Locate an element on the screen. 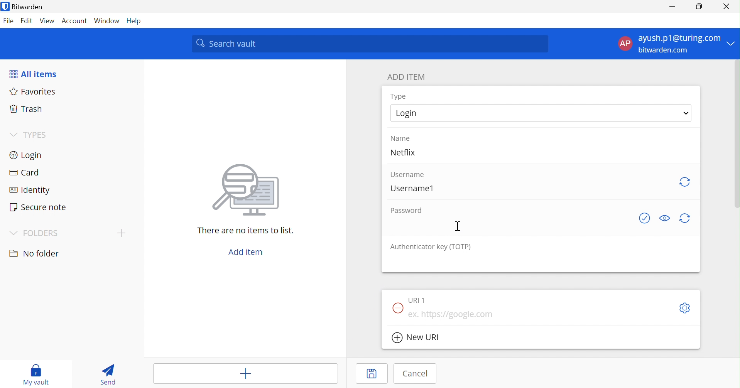  Login is located at coordinates (27, 155).